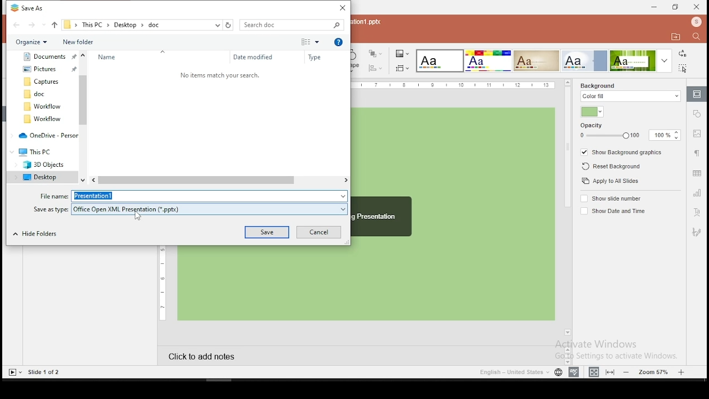 This screenshot has height=399, width=709. I want to click on cursor, so click(140, 217).